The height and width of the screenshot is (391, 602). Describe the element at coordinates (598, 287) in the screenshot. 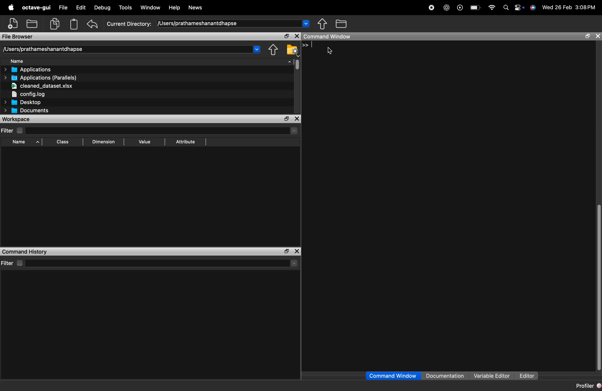

I see `vertical scrollbar` at that location.